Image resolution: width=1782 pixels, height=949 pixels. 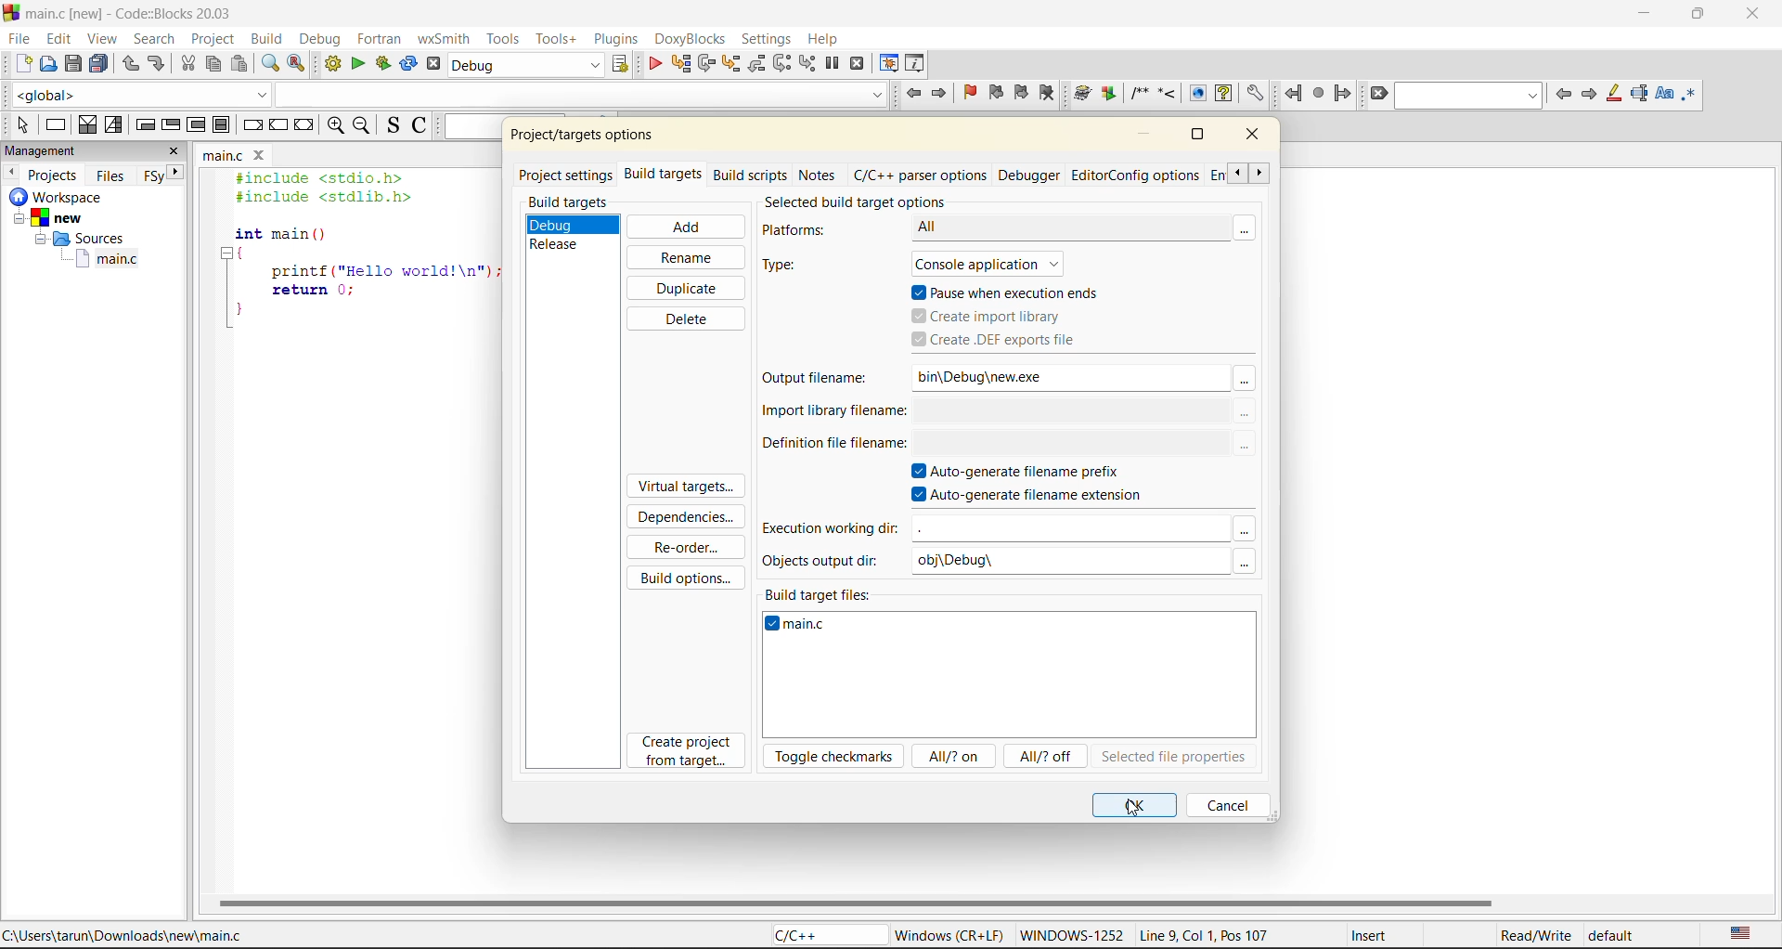 I want to click on previous, so click(x=11, y=172).